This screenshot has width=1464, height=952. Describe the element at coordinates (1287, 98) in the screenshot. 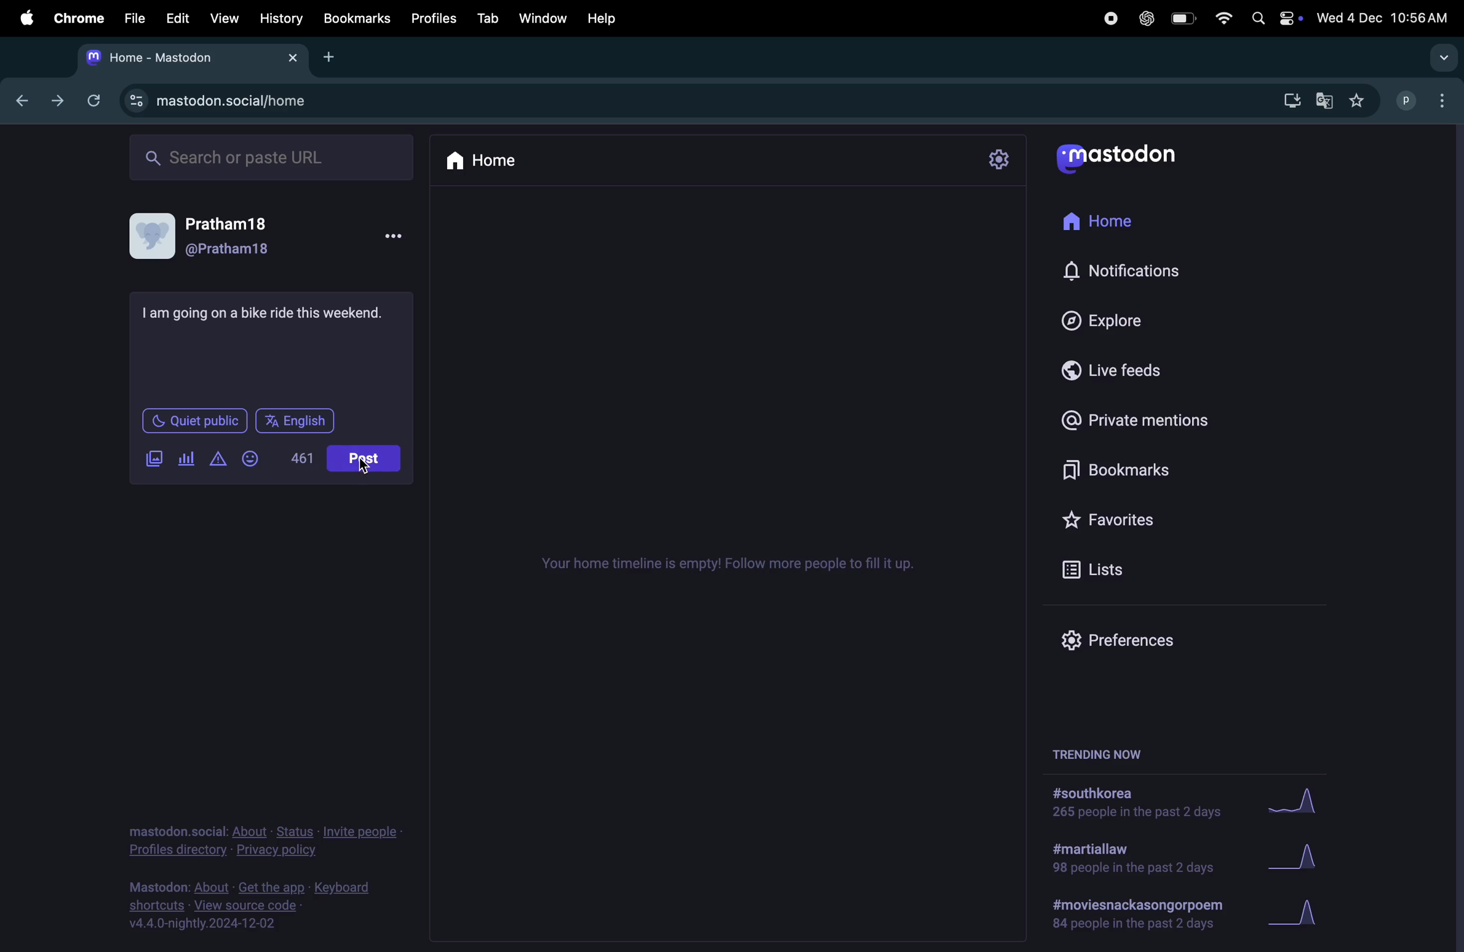

I see `downlaods` at that location.